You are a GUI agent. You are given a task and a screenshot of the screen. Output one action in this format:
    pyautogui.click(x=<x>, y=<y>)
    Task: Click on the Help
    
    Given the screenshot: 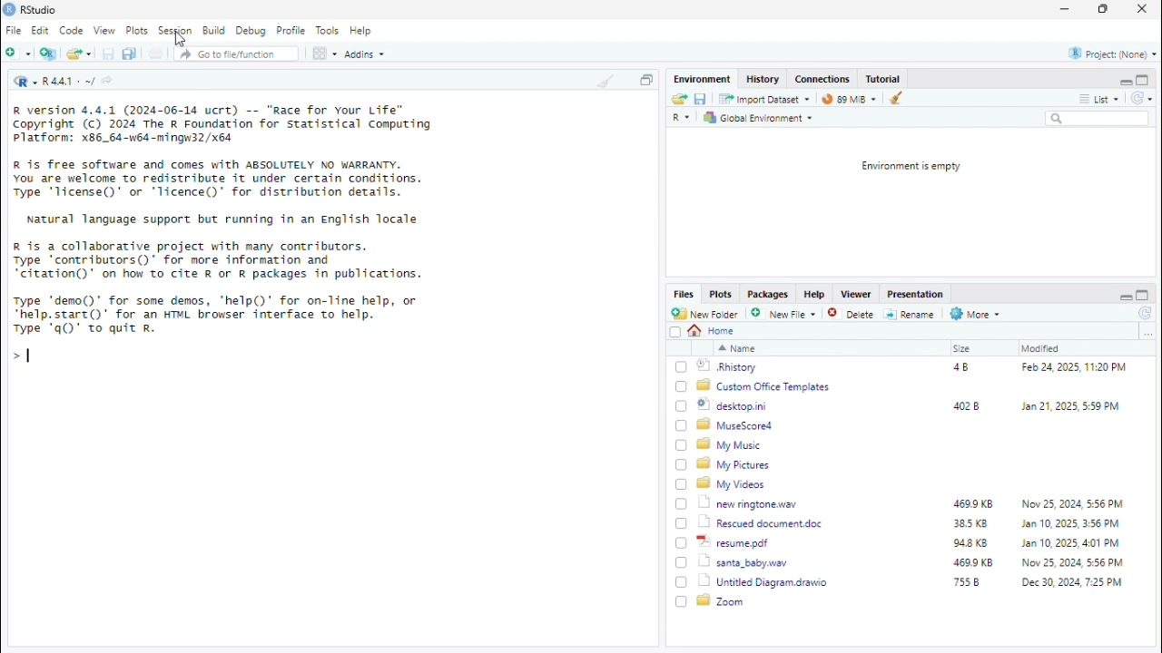 What is the action you would take?
    pyautogui.click(x=362, y=31)
    